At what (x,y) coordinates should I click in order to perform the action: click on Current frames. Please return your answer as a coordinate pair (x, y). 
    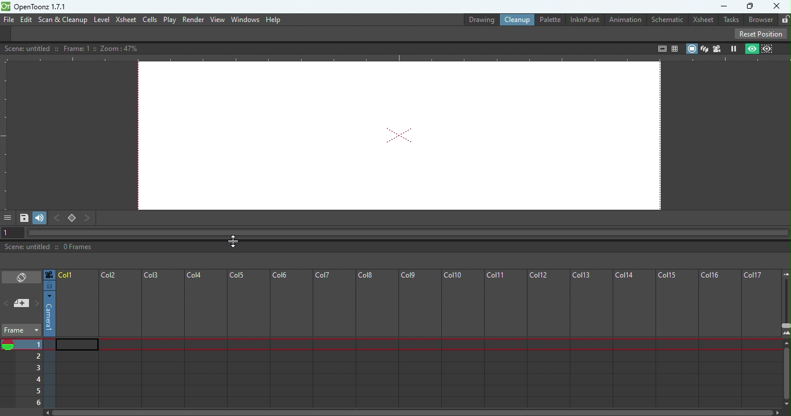
    Looking at the image, I should click on (22, 378).